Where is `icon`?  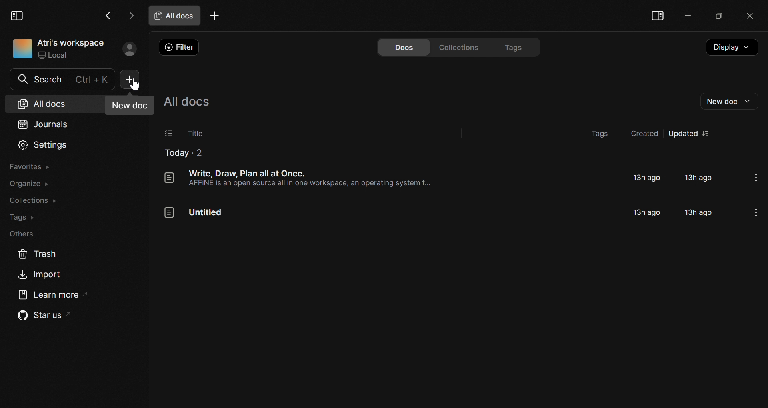
icon is located at coordinates (21, 49).